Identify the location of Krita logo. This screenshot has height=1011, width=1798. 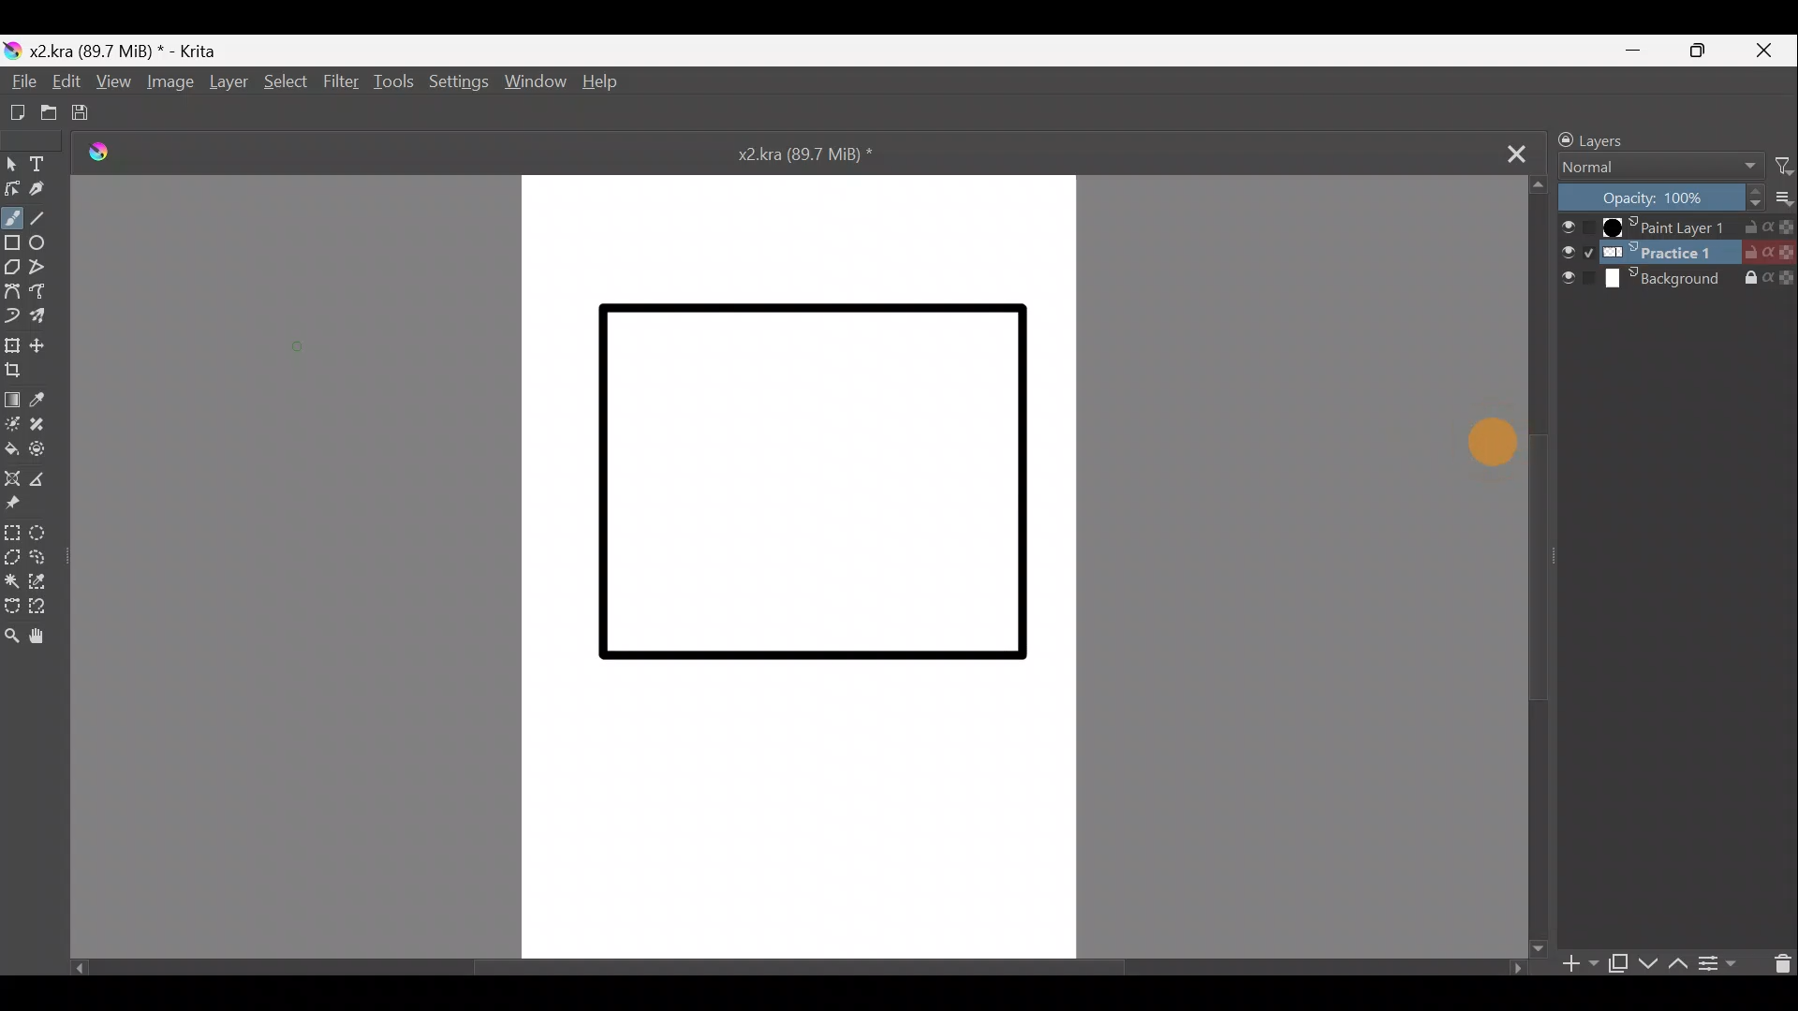
(12, 52).